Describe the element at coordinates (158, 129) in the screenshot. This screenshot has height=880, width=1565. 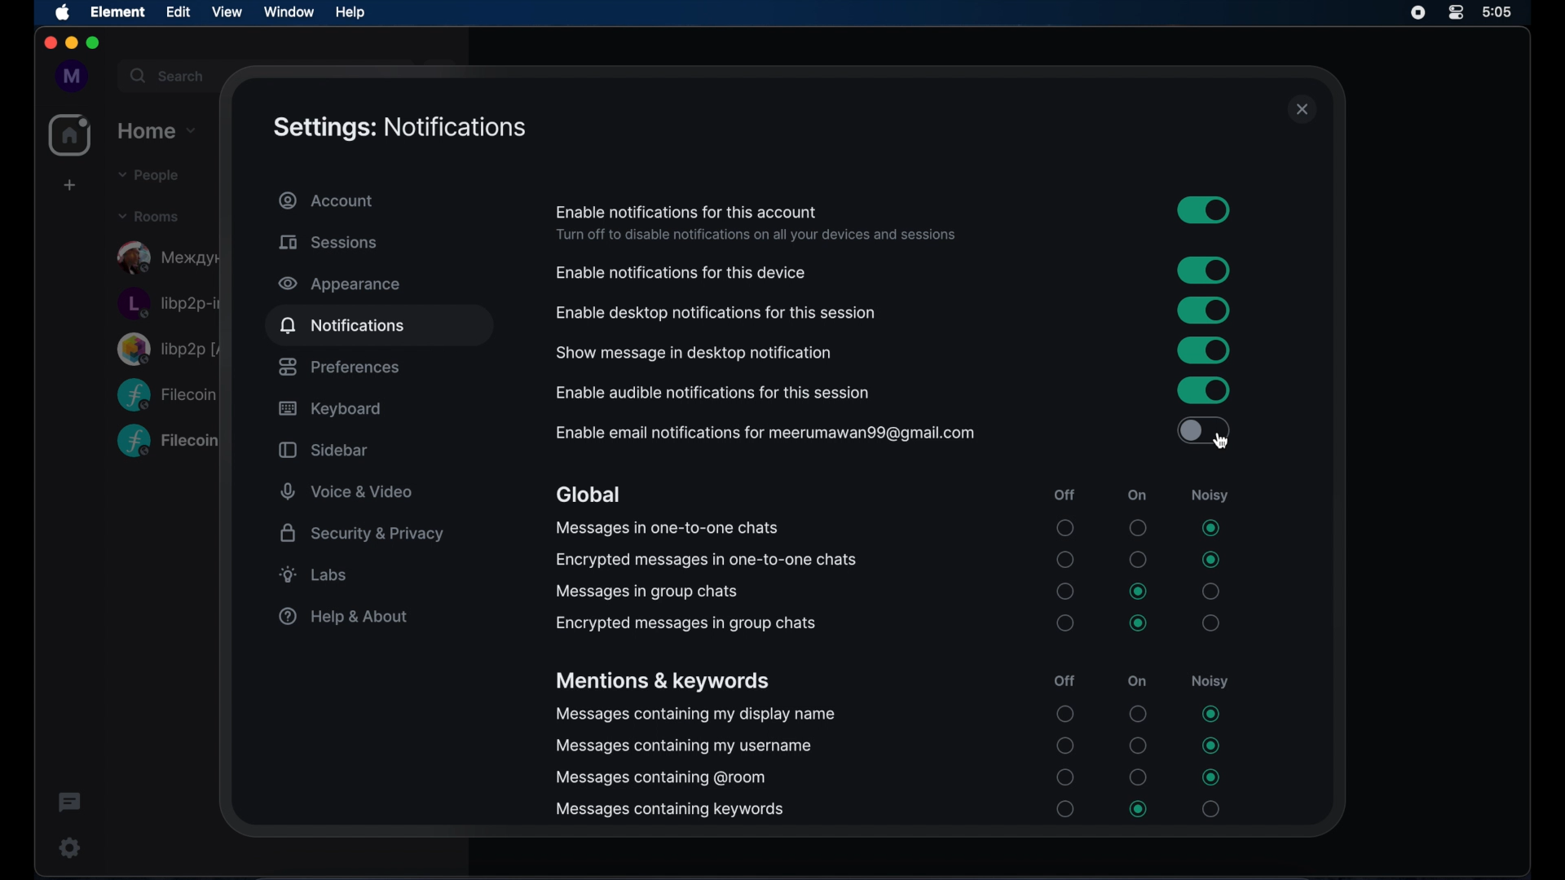
I see `home` at that location.